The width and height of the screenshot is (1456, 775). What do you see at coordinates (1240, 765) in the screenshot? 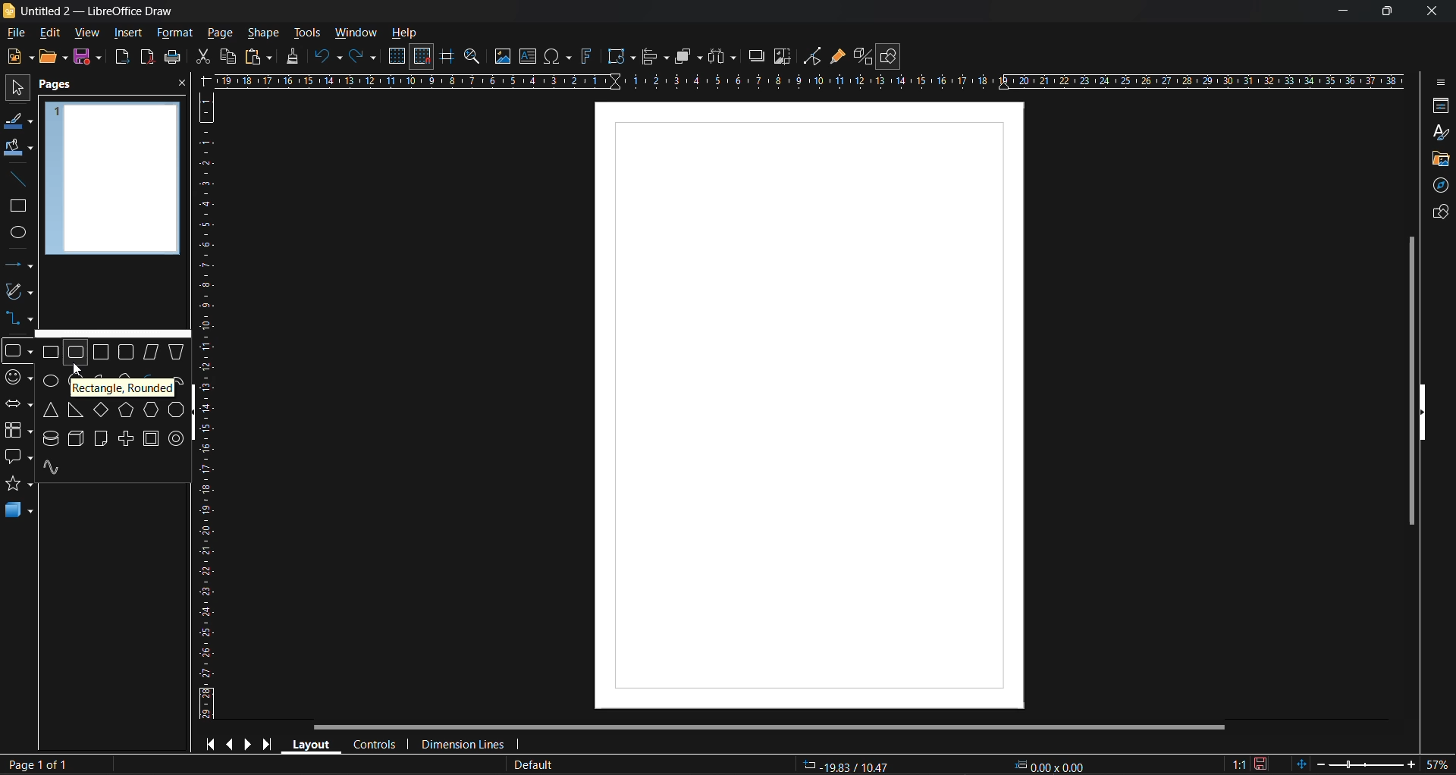
I see `scaling factor` at bounding box center [1240, 765].